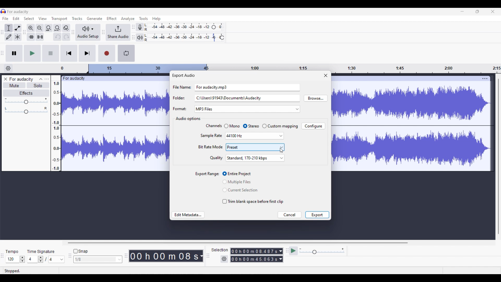  What do you see at coordinates (188, 119) in the screenshot?
I see `Section title` at bounding box center [188, 119].